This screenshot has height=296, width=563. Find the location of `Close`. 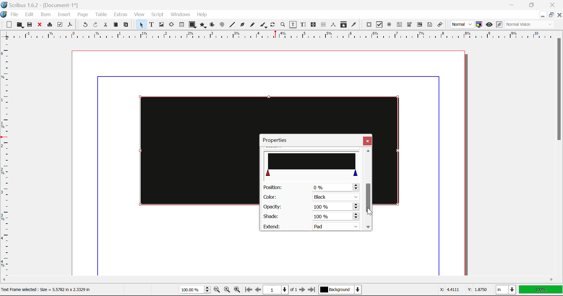

Close is located at coordinates (554, 4).